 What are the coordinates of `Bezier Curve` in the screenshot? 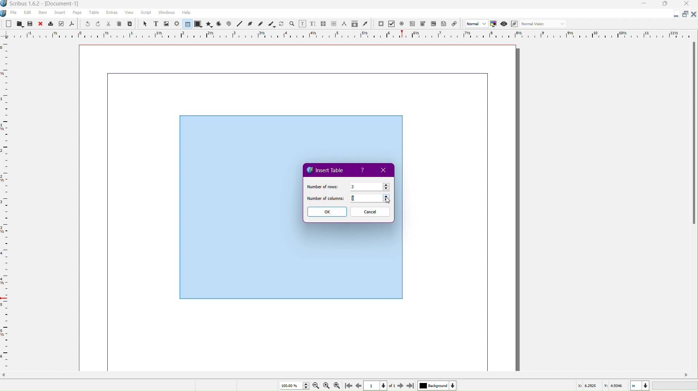 It's located at (250, 24).